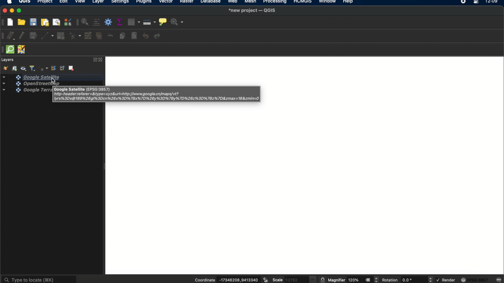  I want to click on project, so click(45, 2).